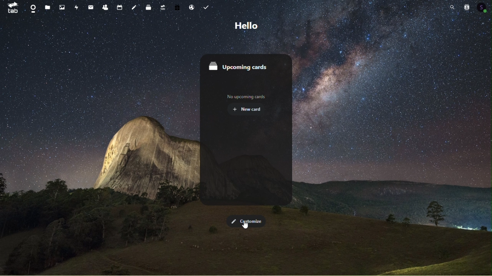 The width and height of the screenshot is (492, 276). Describe the element at coordinates (208, 7) in the screenshot. I see `tasks` at that location.